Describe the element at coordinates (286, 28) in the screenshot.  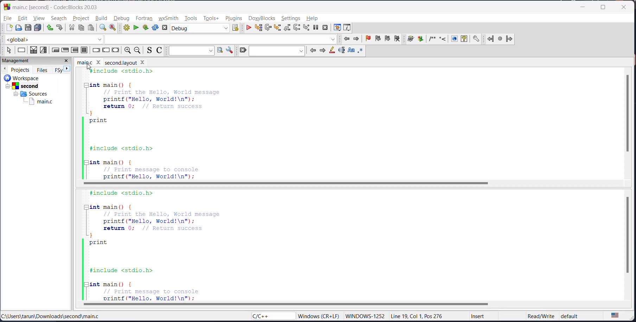
I see `step out` at that location.